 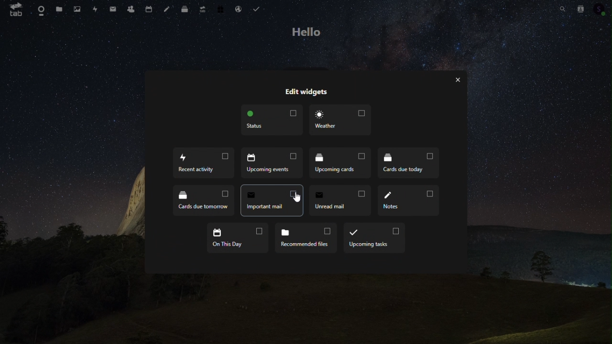 I want to click on mail, so click(x=113, y=8).